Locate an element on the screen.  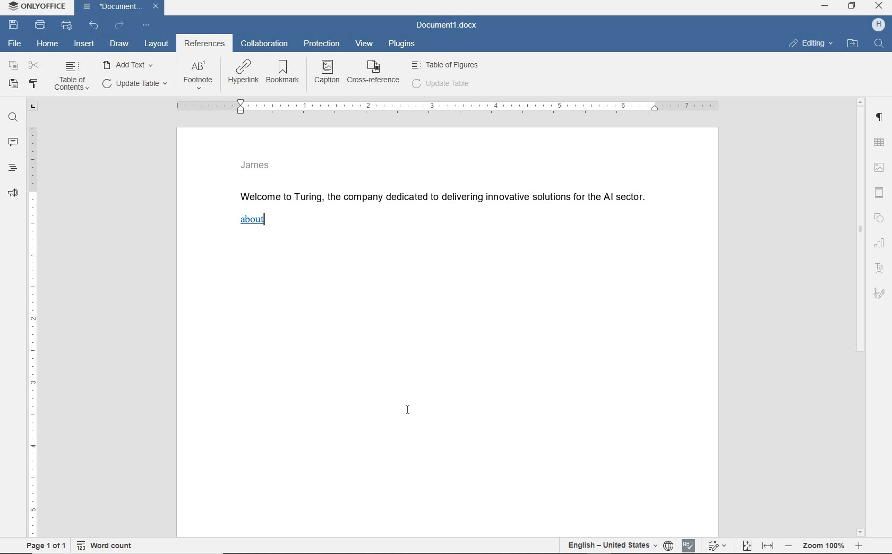
UPDATE TASK is located at coordinates (133, 83).